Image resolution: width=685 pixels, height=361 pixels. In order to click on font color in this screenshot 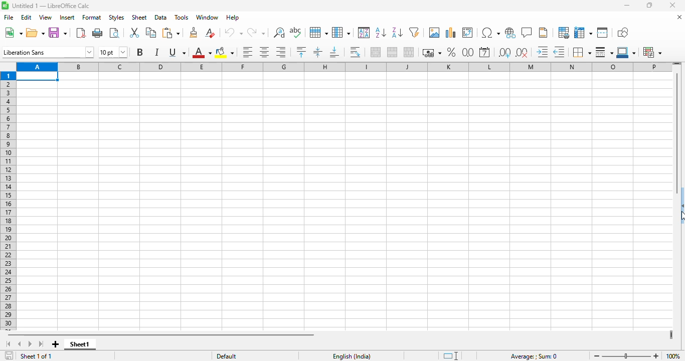, I will do `click(202, 52)`.